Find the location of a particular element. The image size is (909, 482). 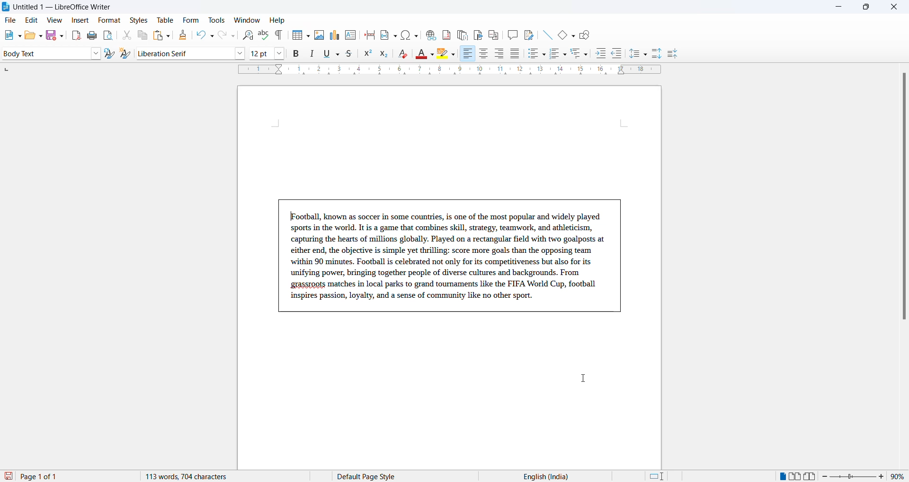

text align center is located at coordinates (484, 54).